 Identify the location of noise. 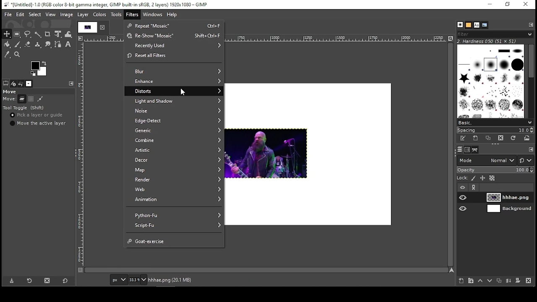
(175, 109).